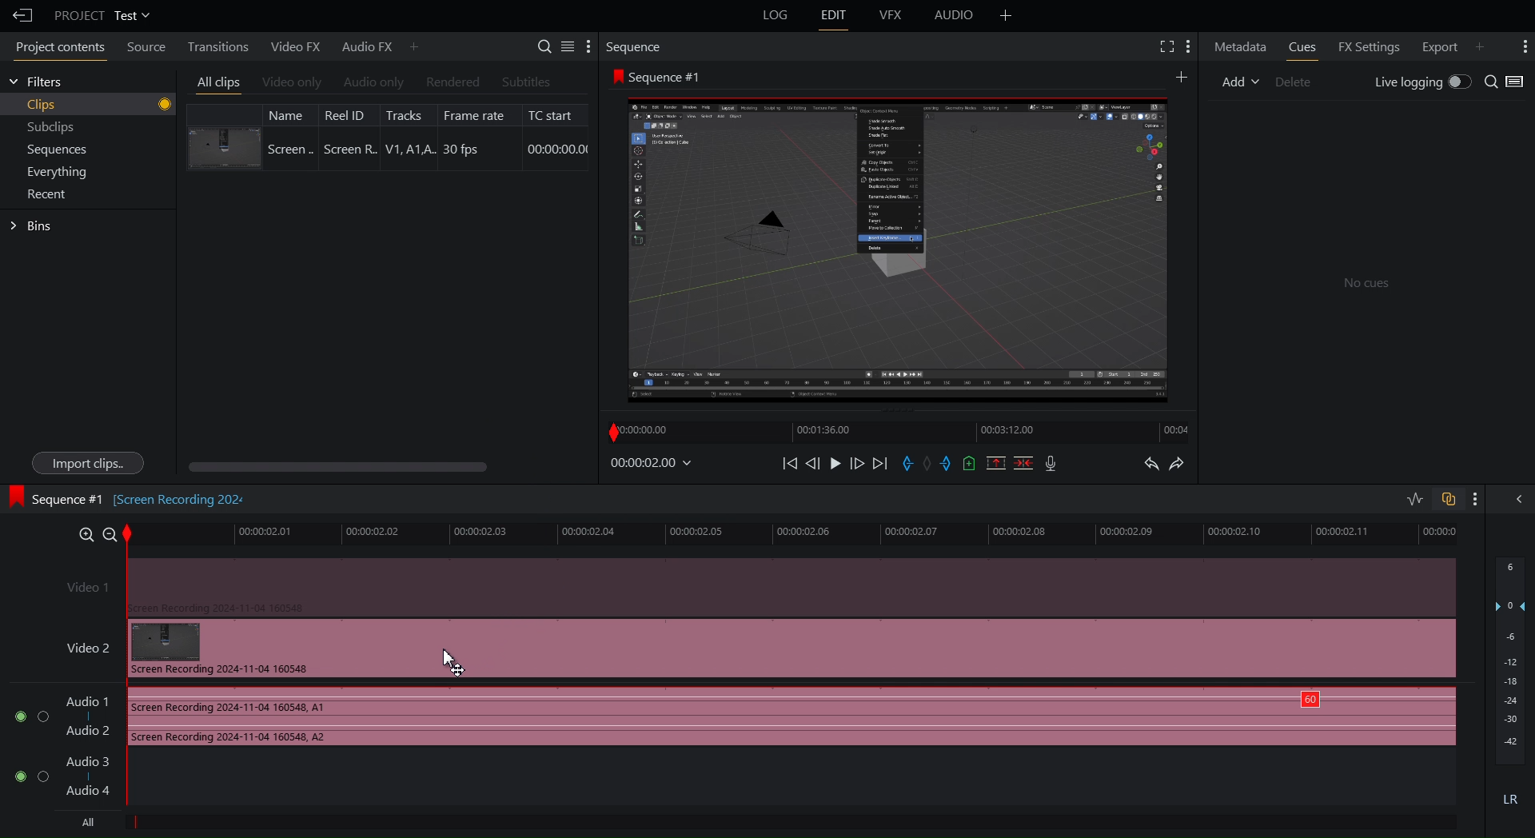  What do you see at coordinates (84, 823) in the screenshot?
I see `All` at bounding box center [84, 823].